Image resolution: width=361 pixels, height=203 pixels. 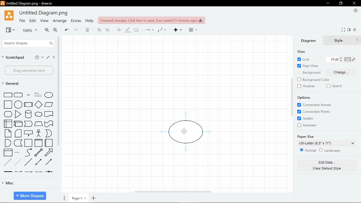 What do you see at coordinates (308, 66) in the screenshot?
I see `Page view` at bounding box center [308, 66].